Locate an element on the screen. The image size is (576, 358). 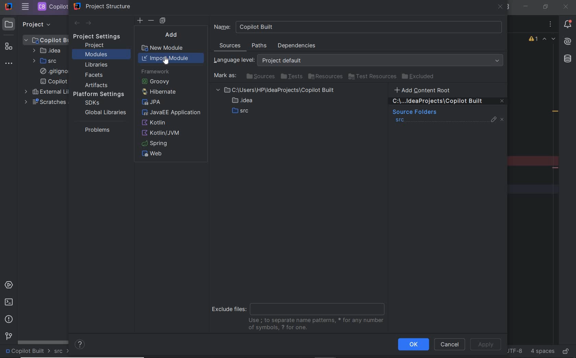
unmark source is located at coordinates (503, 120).